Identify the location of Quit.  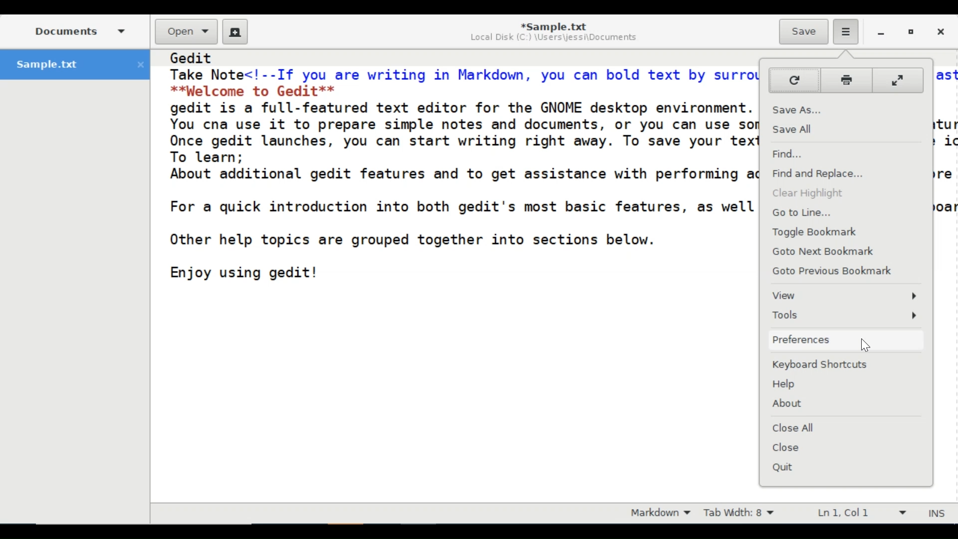
(785, 467).